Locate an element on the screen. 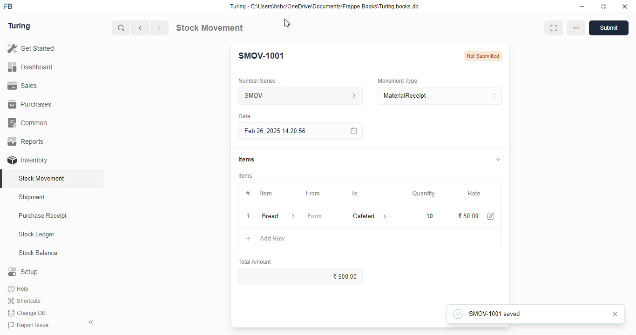 The width and height of the screenshot is (636, 335). items is located at coordinates (246, 176).